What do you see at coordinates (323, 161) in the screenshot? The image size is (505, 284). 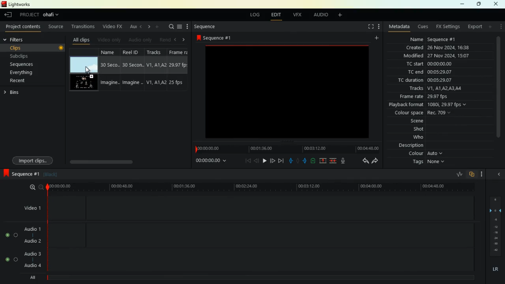 I see `up` at bounding box center [323, 161].